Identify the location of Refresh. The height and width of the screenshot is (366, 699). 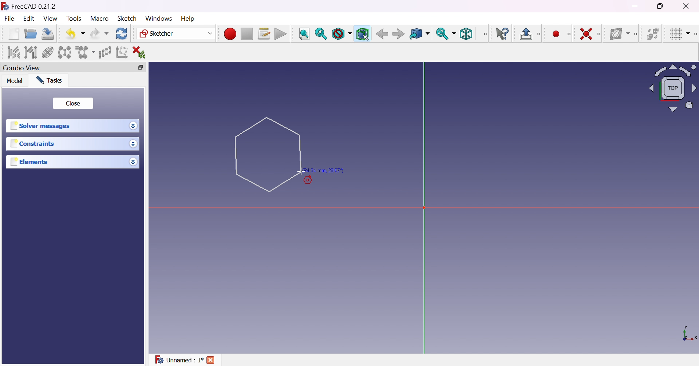
(122, 34).